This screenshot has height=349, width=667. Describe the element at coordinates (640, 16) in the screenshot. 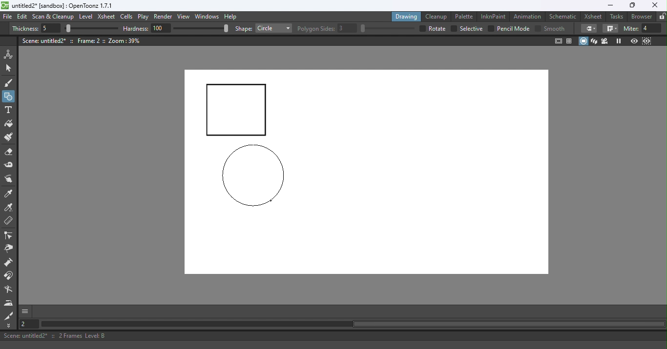

I see `Browser` at that location.